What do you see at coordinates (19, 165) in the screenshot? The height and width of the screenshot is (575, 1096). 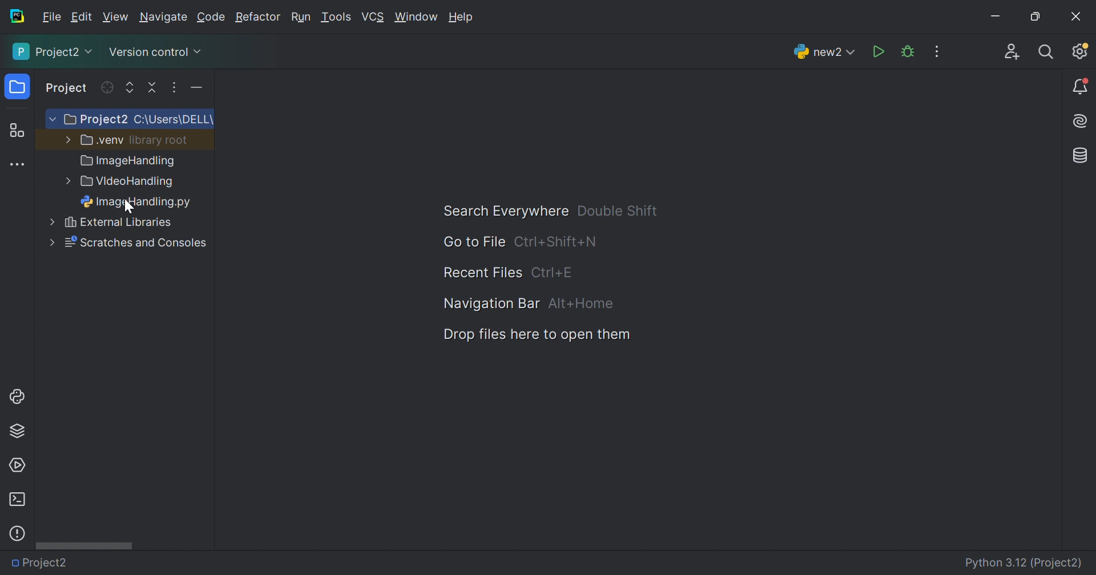 I see `More tool windows` at bounding box center [19, 165].